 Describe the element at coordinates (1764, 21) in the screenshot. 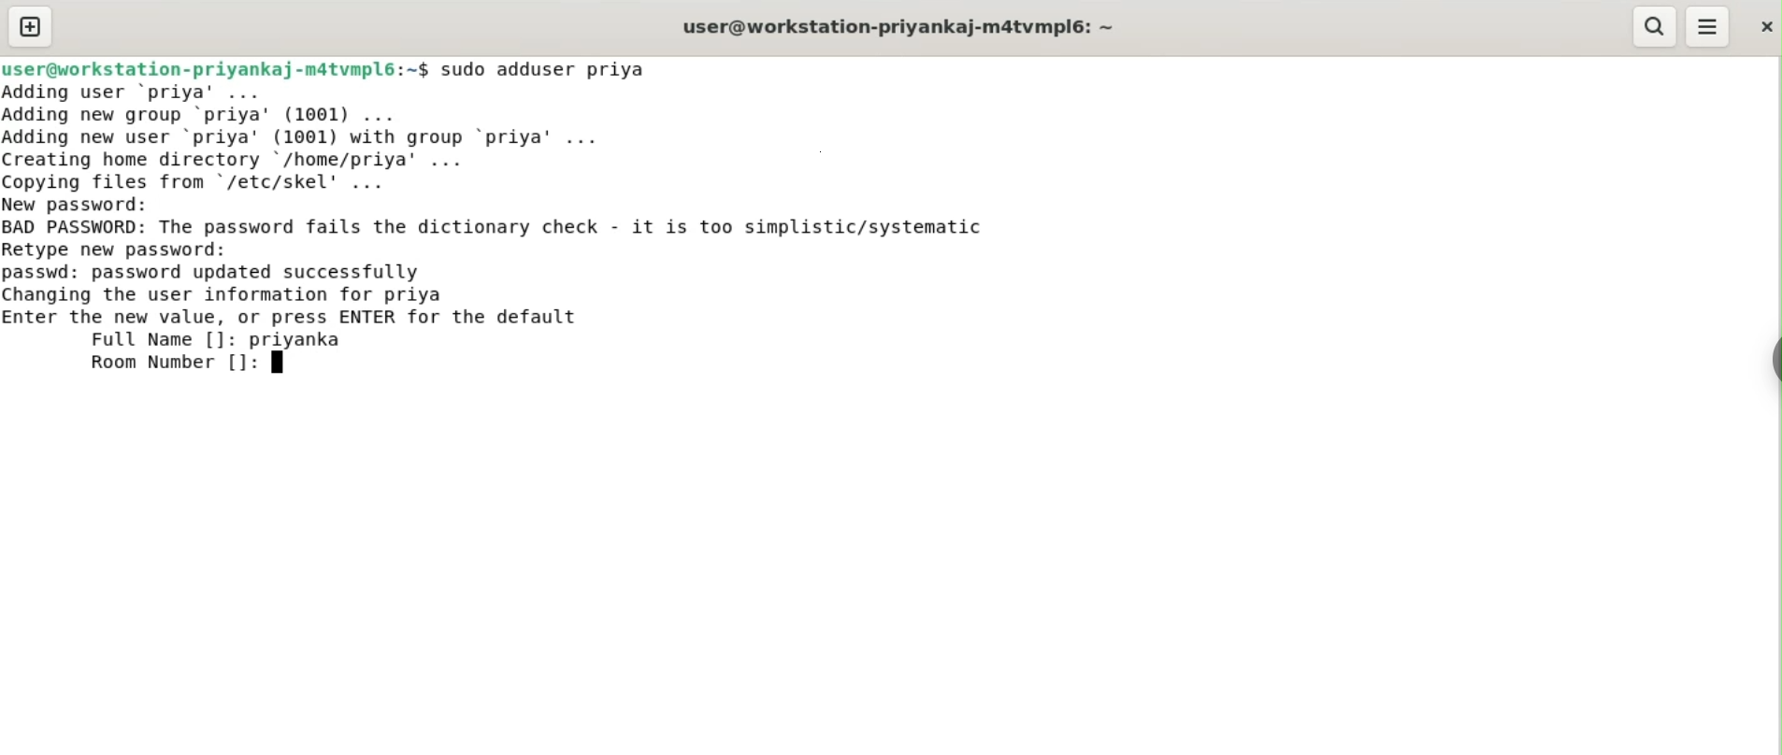

I see `close` at that location.